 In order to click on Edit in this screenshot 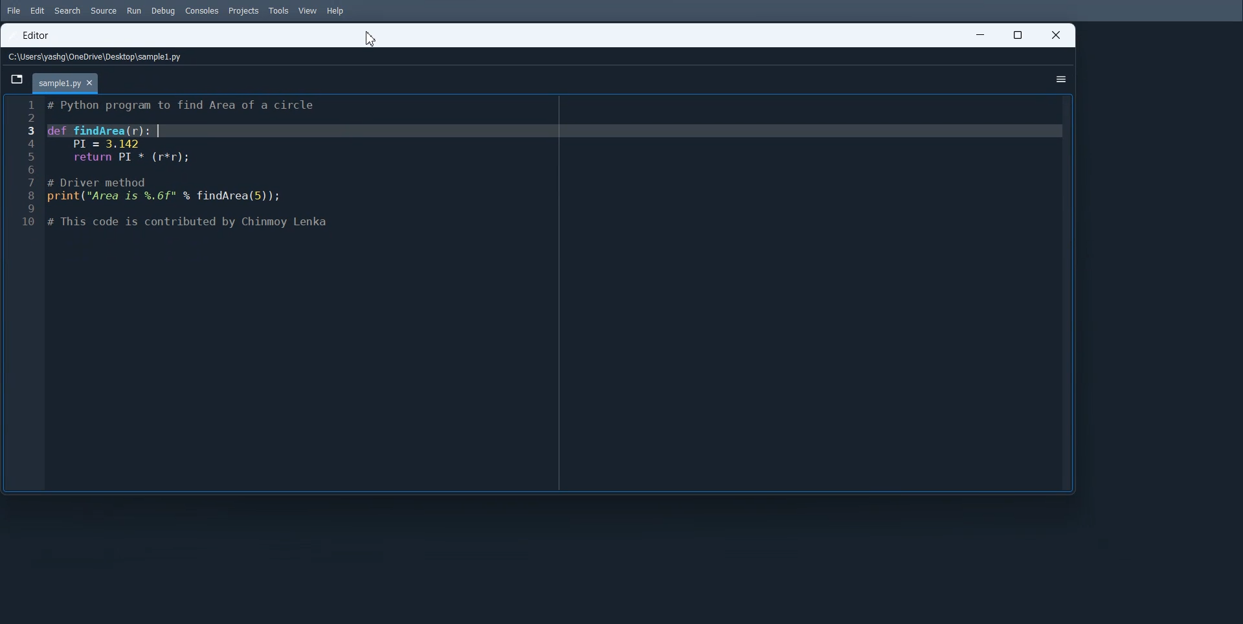, I will do `click(37, 11)`.